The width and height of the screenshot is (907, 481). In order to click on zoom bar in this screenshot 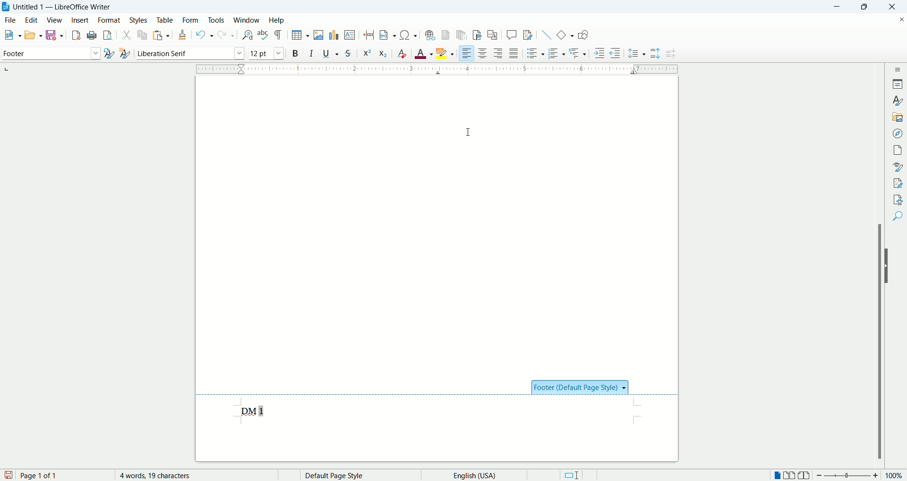, I will do `click(847, 476)`.